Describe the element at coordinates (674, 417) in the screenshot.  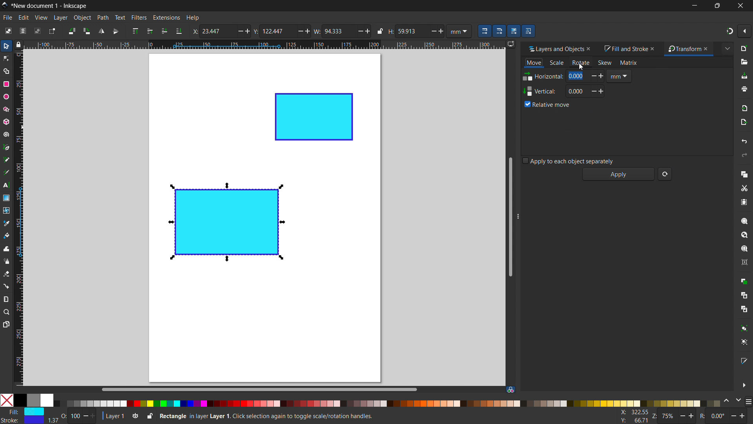
I see `Z: 75%` at that location.